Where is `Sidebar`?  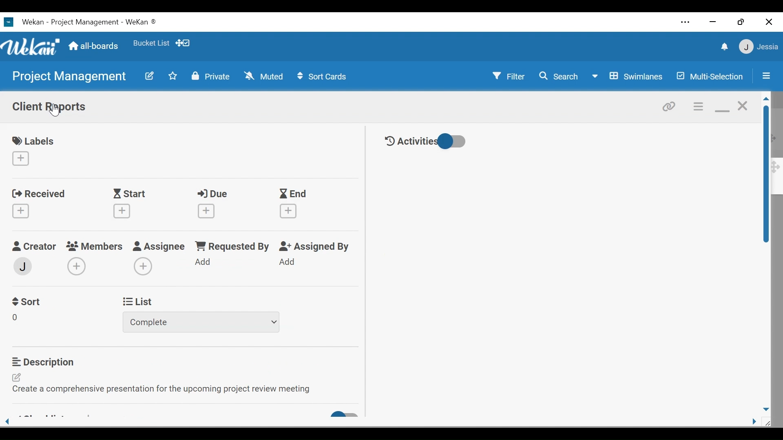 Sidebar is located at coordinates (767, 75).